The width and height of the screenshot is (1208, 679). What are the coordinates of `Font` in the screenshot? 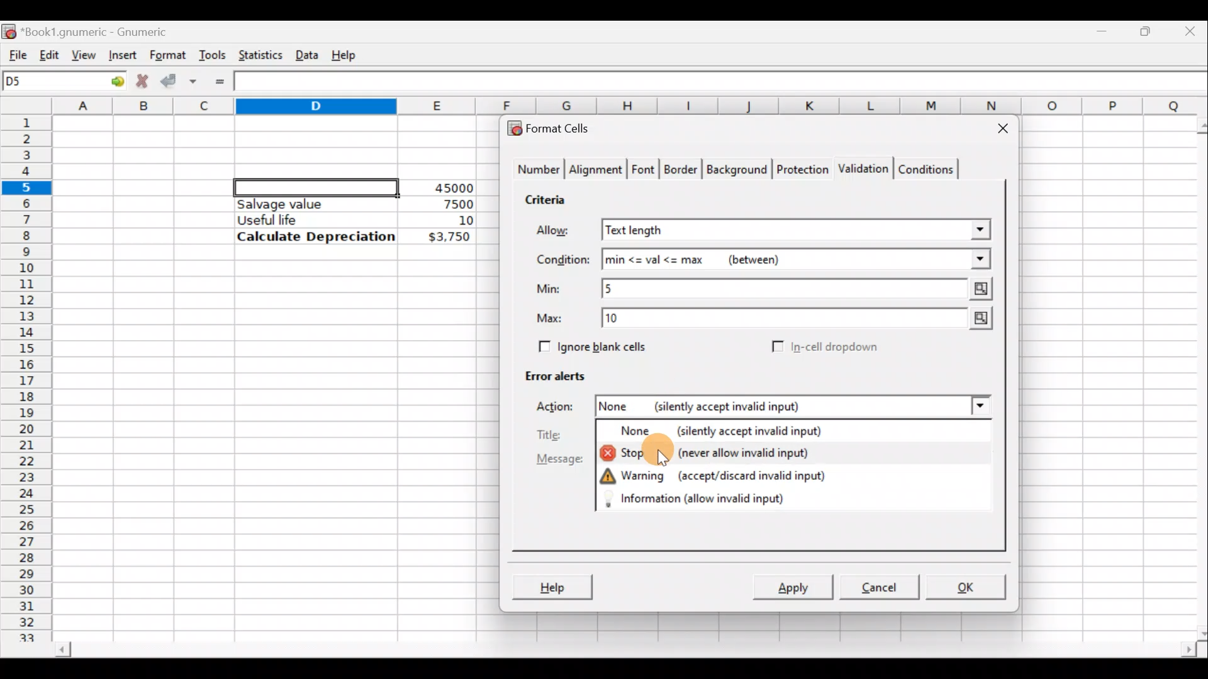 It's located at (644, 171).